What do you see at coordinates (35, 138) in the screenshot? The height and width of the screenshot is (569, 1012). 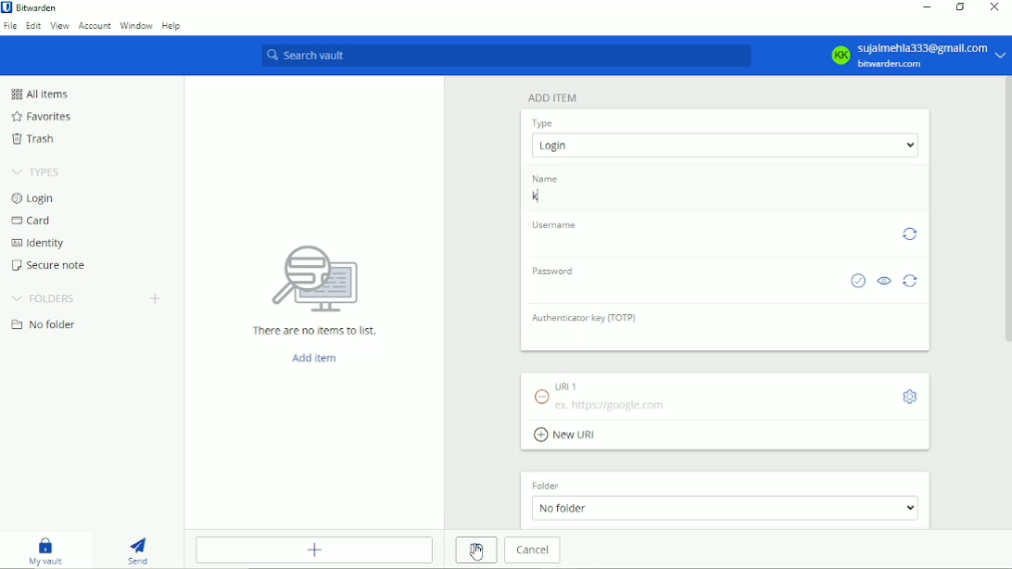 I see `Trash` at bounding box center [35, 138].